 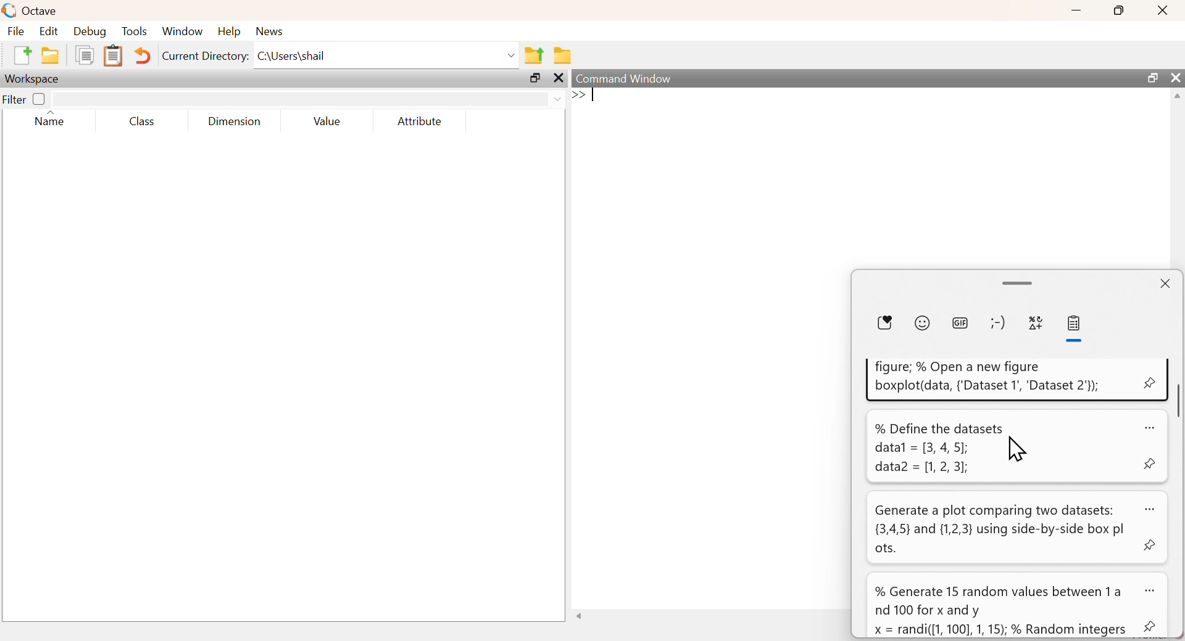 What do you see at coordinates (48, 31) in the screenshot?
I see `Edit` at bounding box center [48, 31].